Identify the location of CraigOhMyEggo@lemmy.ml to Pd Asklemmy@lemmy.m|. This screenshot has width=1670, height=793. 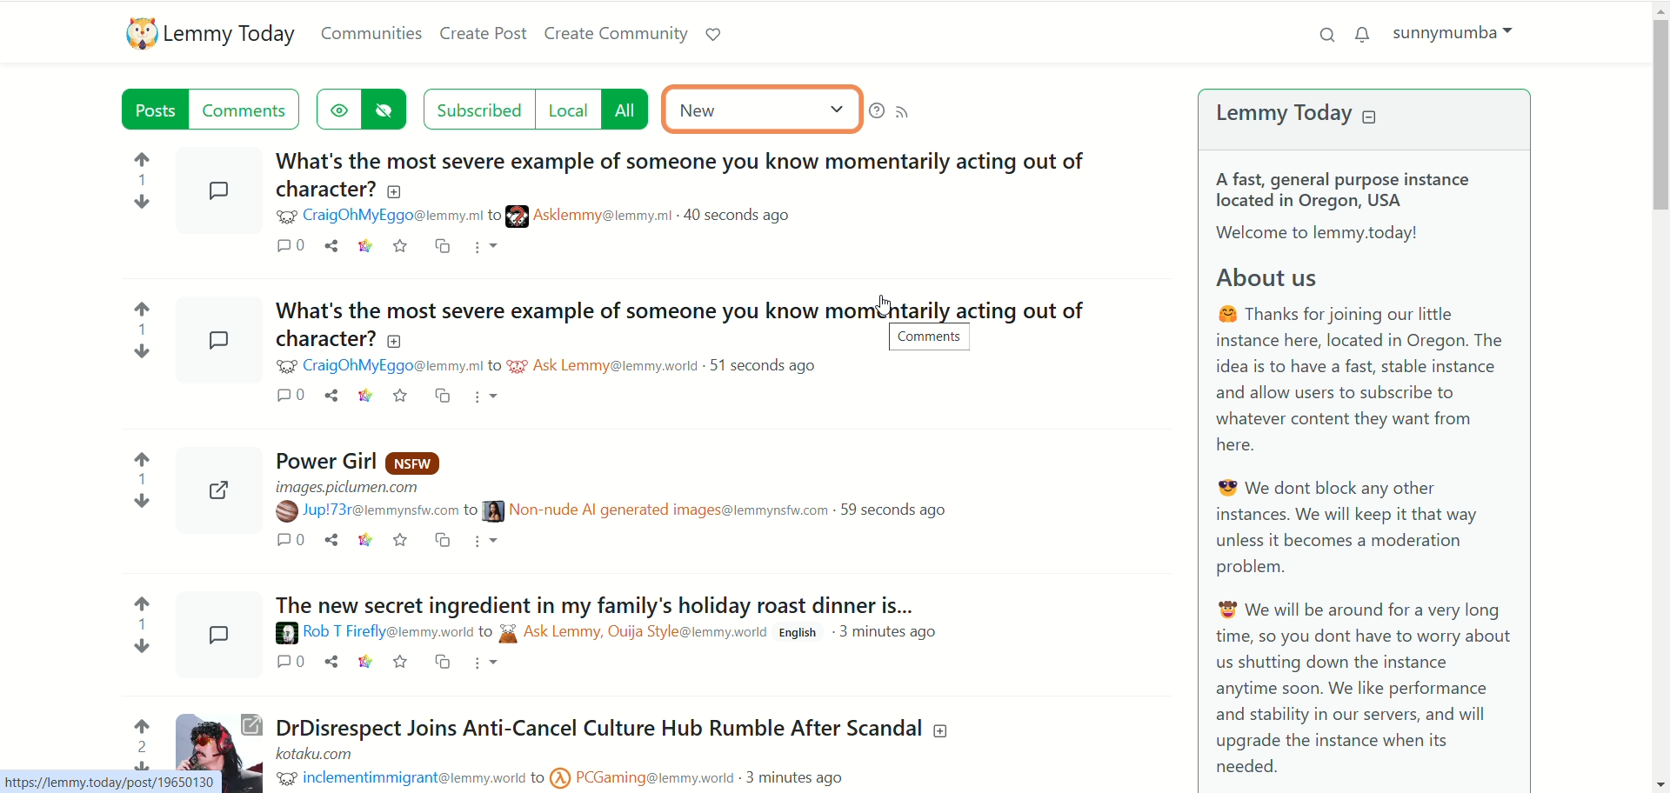
(489, 366).